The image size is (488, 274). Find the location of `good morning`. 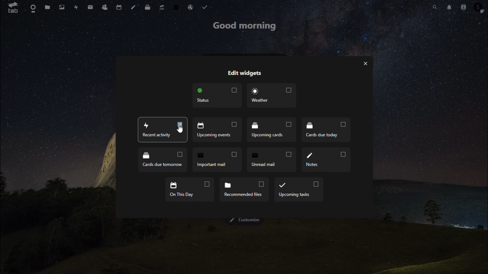

good morning is located at coordinates (246, 27).